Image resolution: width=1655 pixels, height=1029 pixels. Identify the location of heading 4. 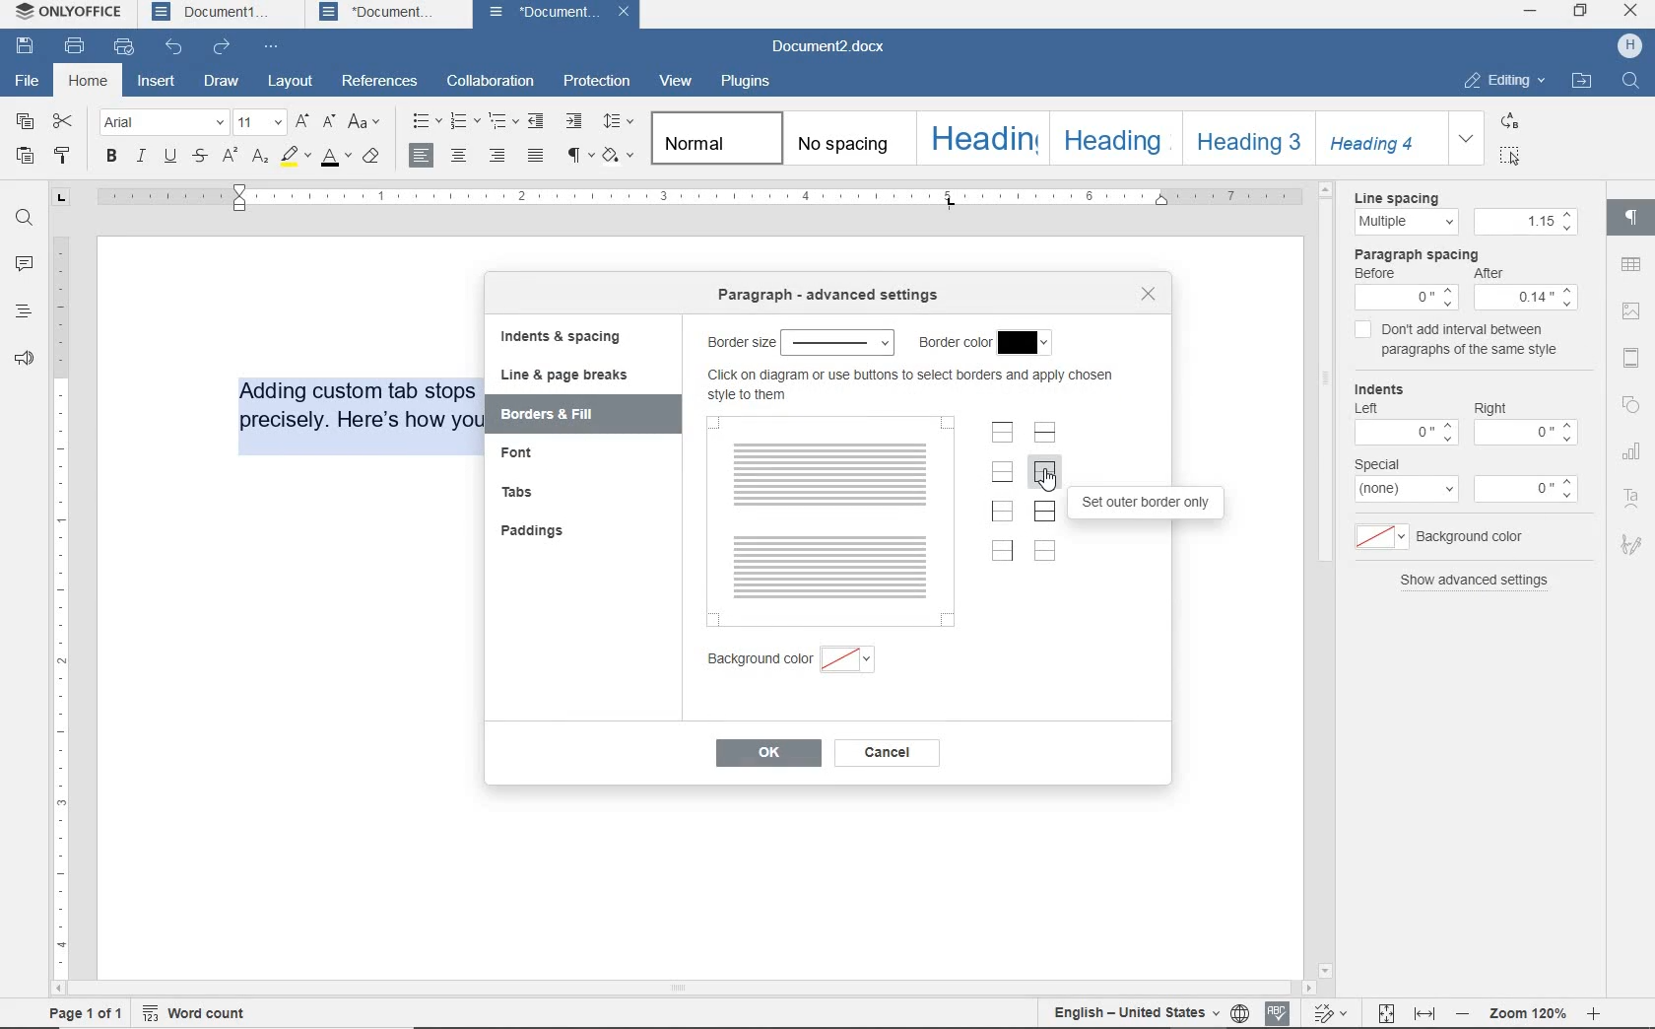
(1382, 139).